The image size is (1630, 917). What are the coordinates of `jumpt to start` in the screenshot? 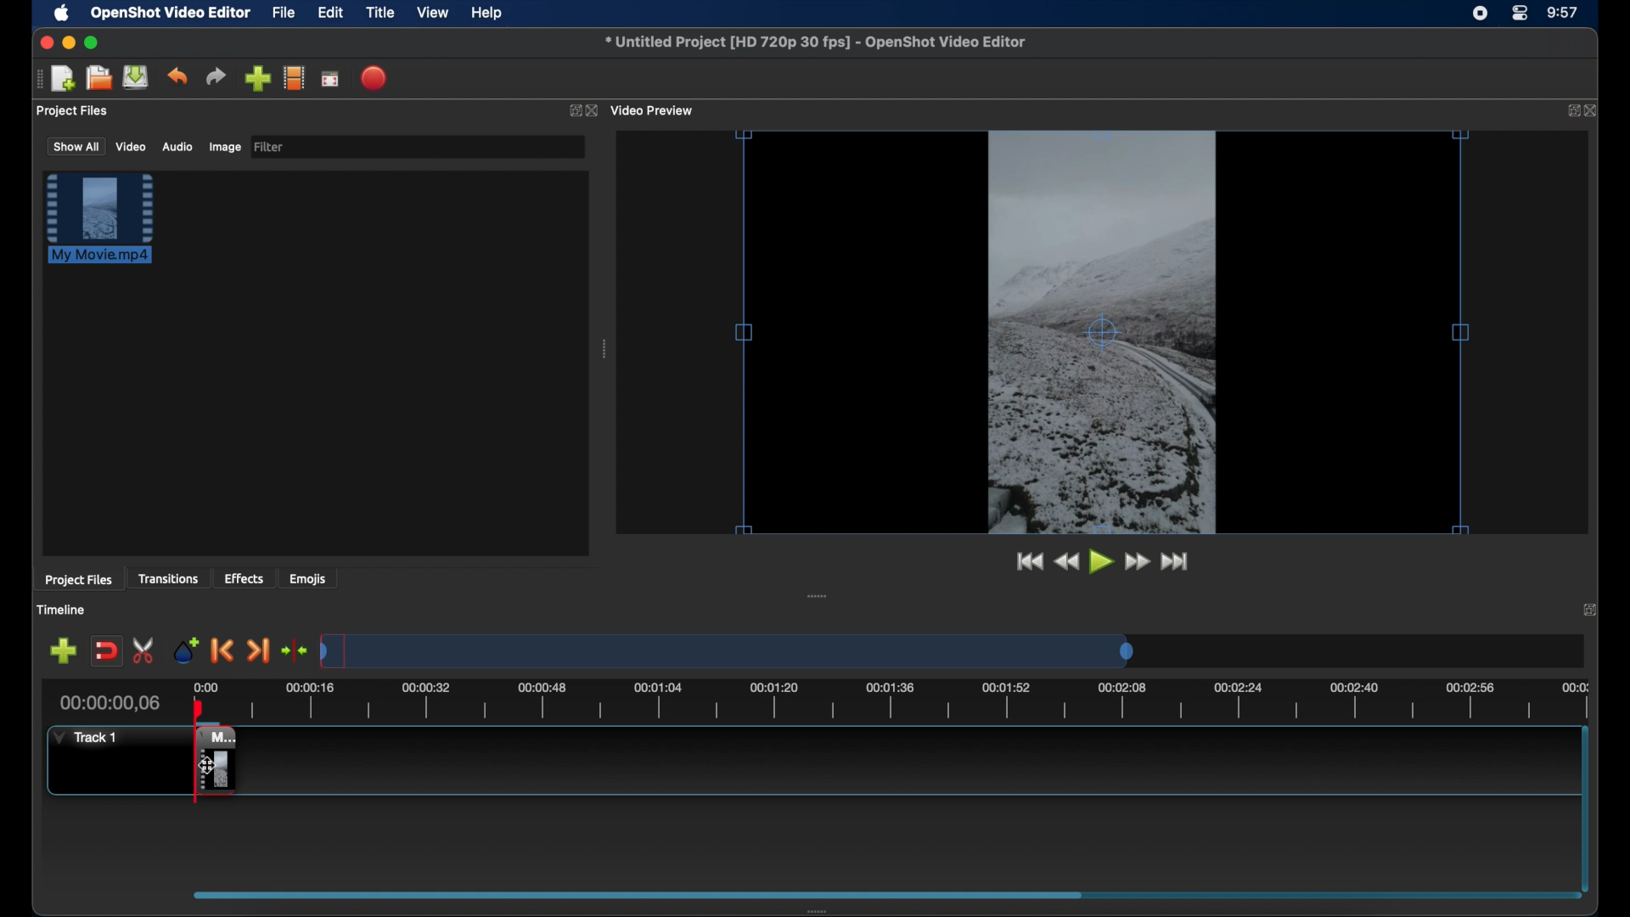 It's located at (1028, 561).